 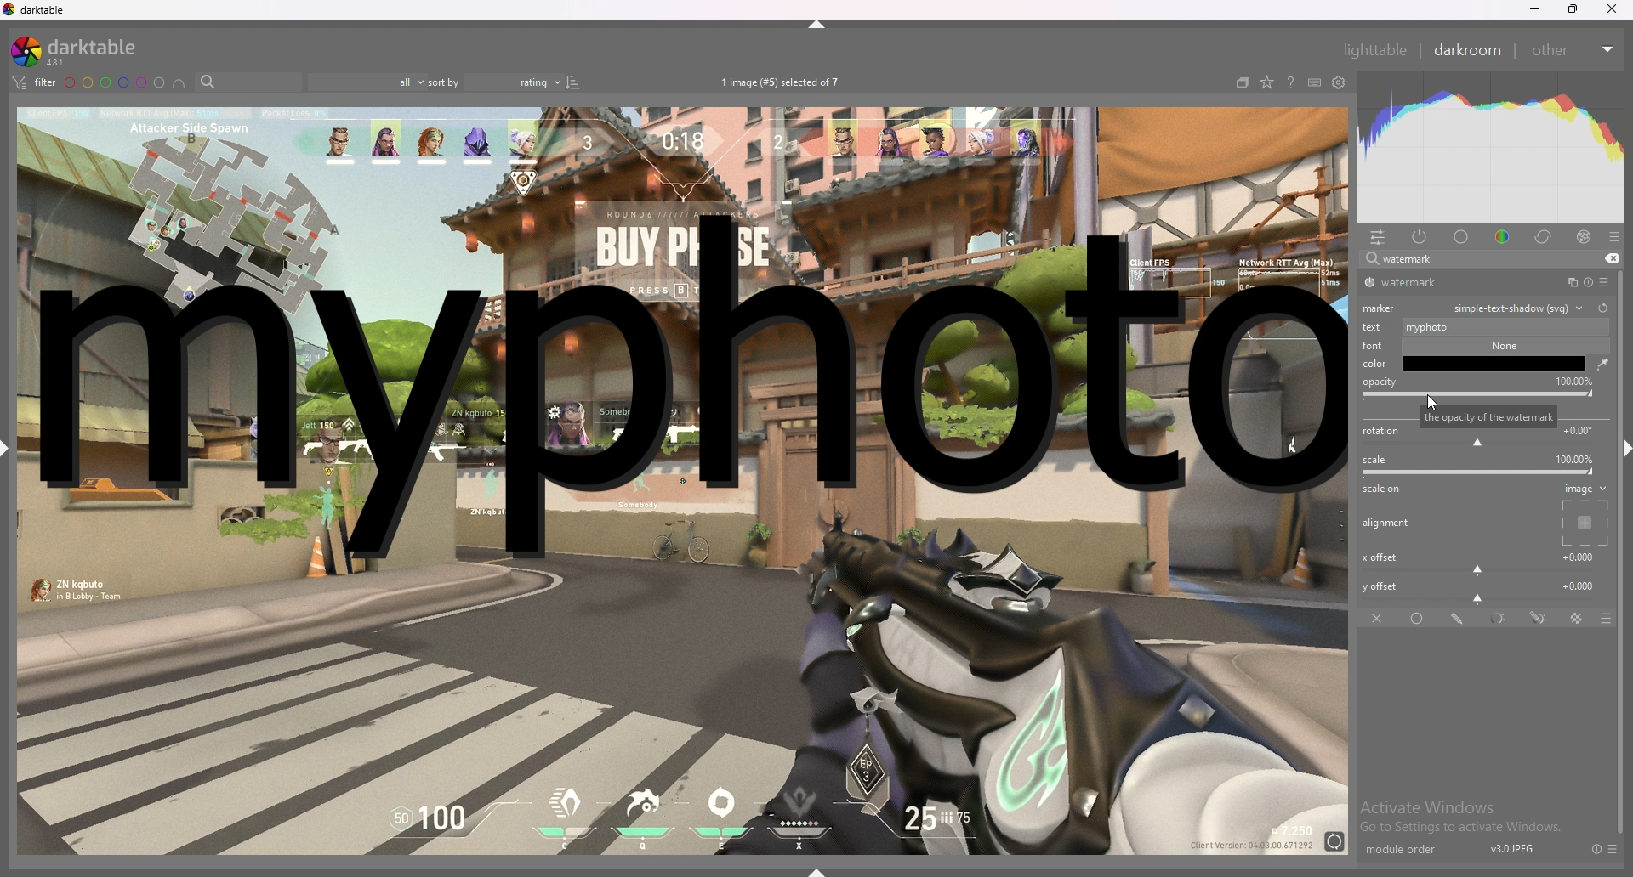 I want to click on collapse grouped image, so click(x=1243, y=82).